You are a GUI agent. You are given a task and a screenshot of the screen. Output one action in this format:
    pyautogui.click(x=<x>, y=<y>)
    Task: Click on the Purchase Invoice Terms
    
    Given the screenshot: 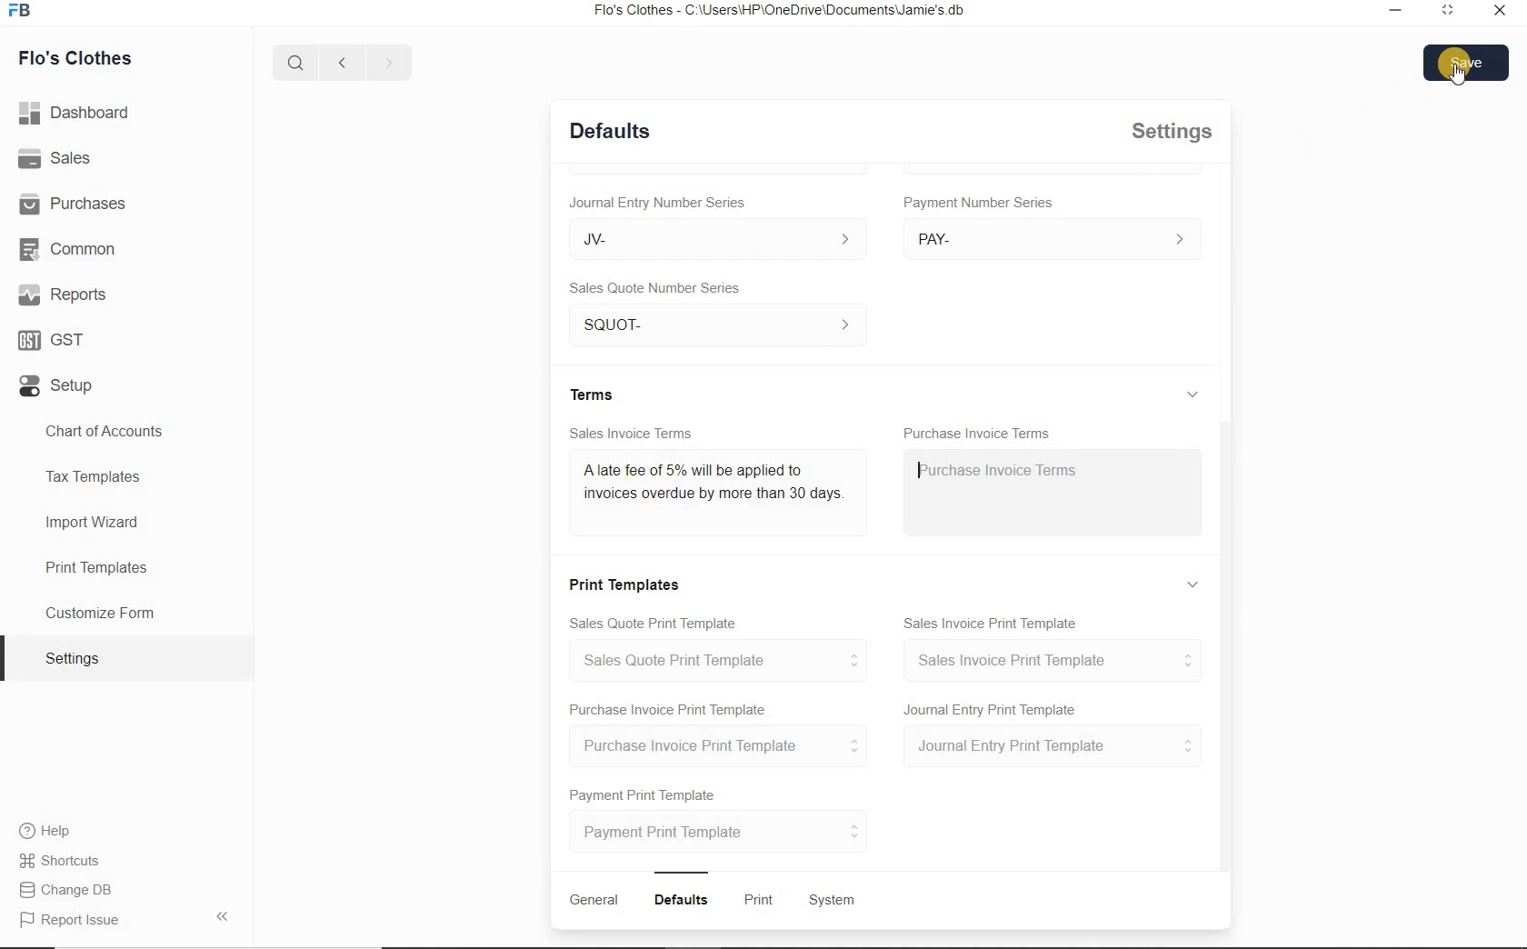 What is the action you would take?
    pyautogui.click(x=995, y=468)
    